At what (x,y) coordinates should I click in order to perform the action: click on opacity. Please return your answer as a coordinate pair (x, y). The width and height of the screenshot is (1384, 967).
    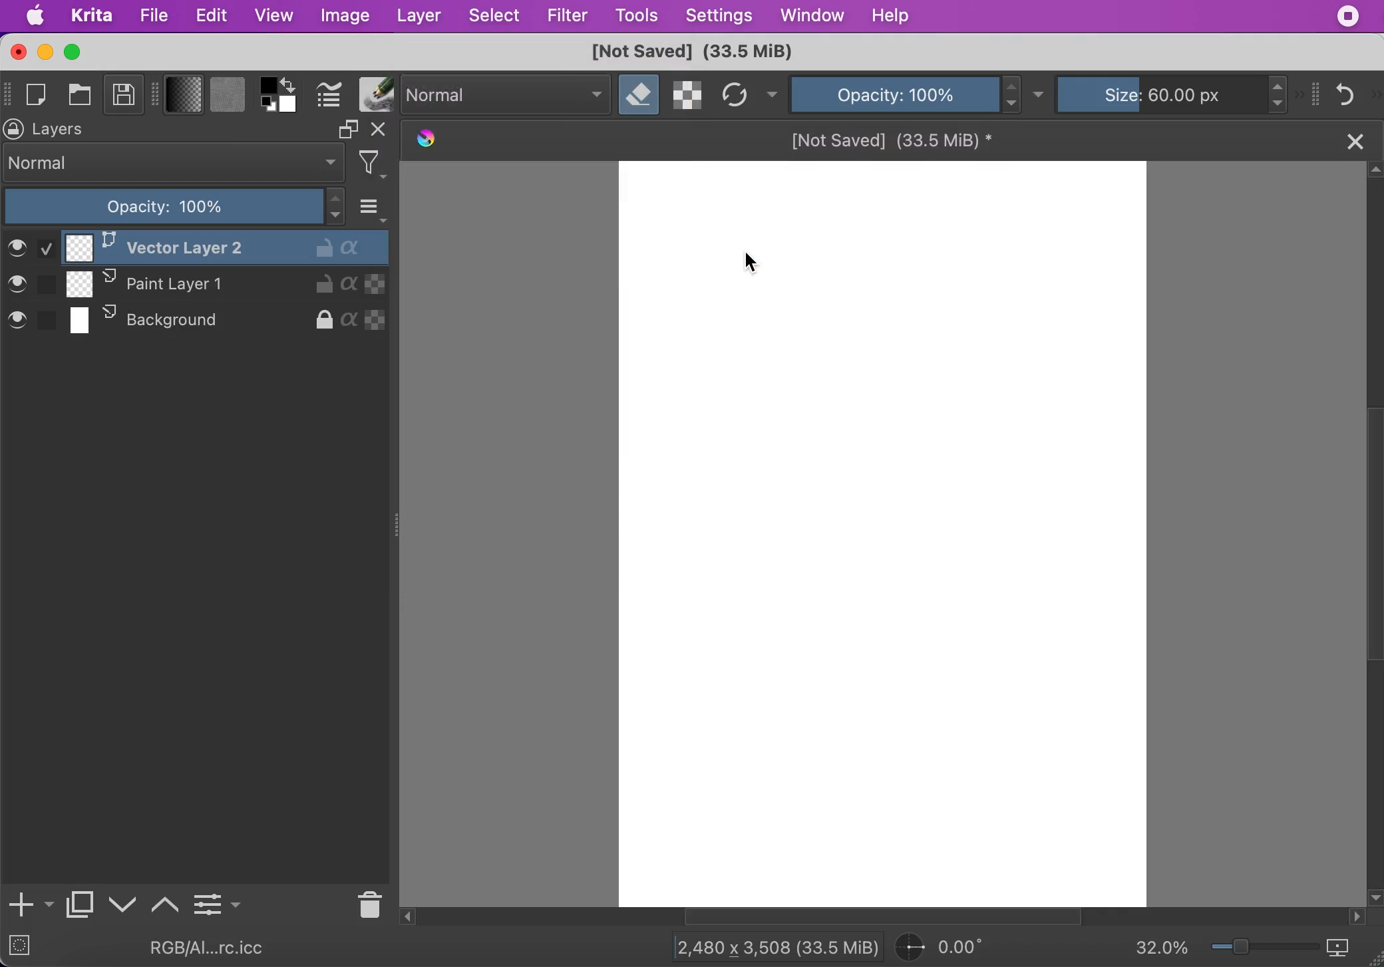
    Looking at the image, I should click on (894, 93).